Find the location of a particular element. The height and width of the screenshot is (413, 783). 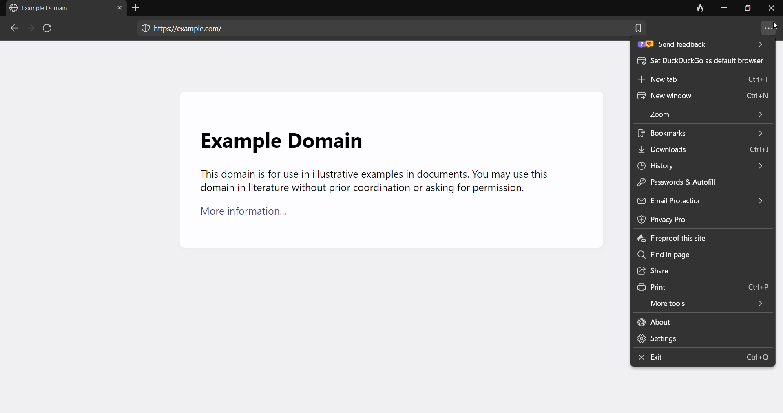

downloads is located at coordinates (704, 148).